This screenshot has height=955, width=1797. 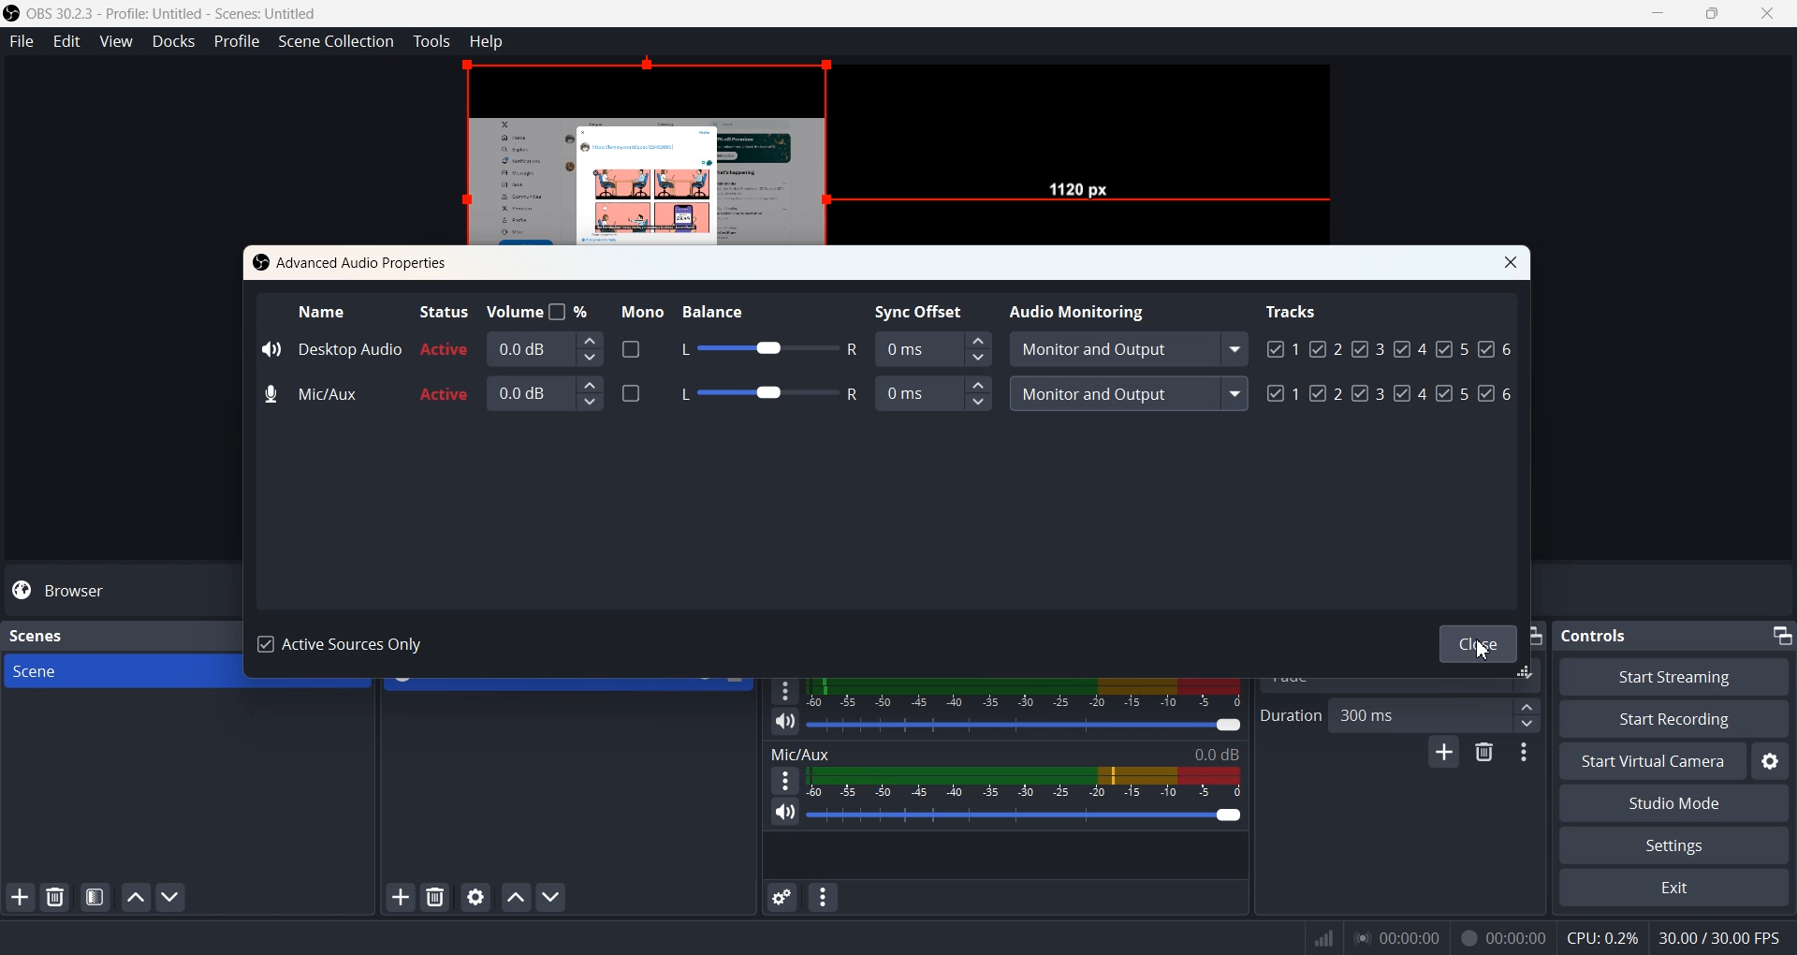 I want to click on Move scene up, so click(x=134, y=897).